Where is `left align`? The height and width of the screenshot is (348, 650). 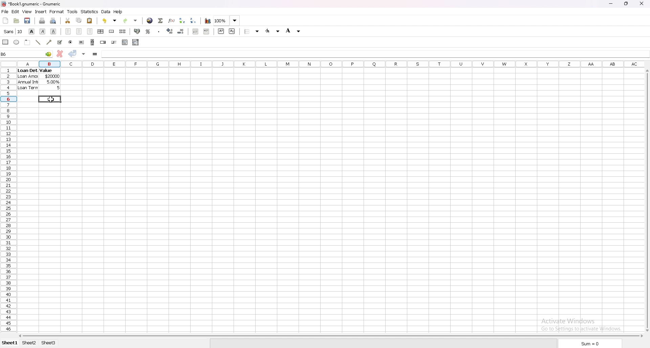 left align is located at coordinates (68, 31).